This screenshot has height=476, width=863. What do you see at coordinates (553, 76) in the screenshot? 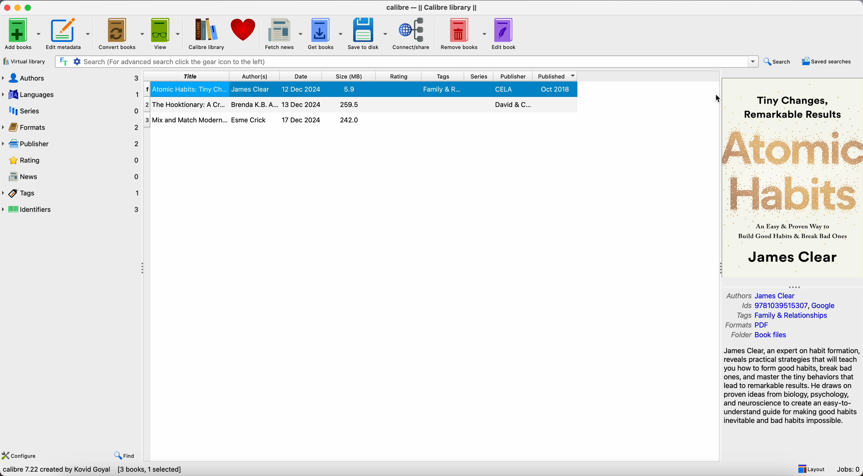
I see `published` at bounding box center [553, 76].